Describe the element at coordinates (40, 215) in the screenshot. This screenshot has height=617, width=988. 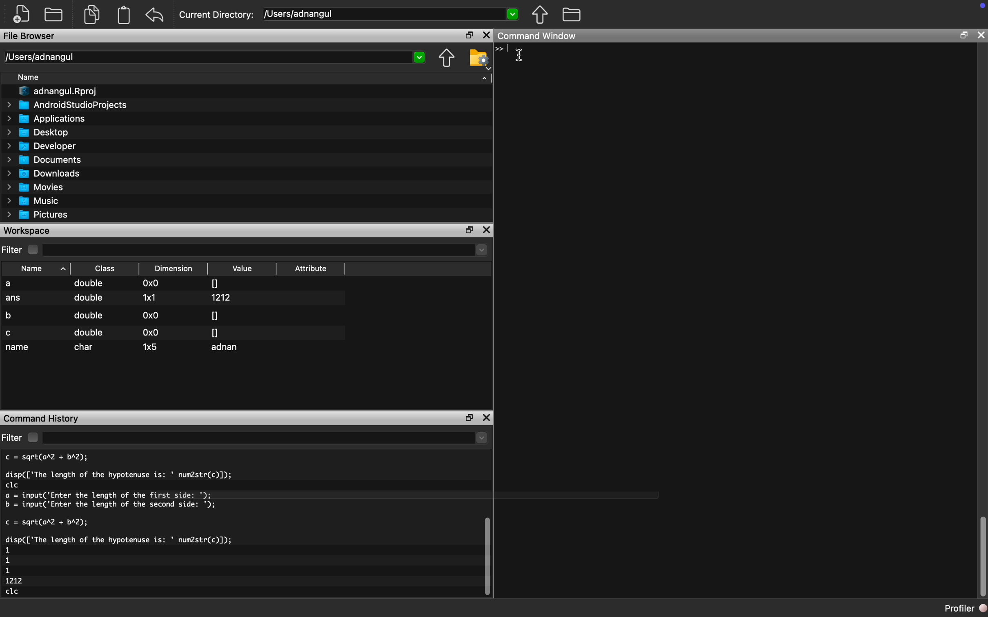
I see ` Pictures` at that location.